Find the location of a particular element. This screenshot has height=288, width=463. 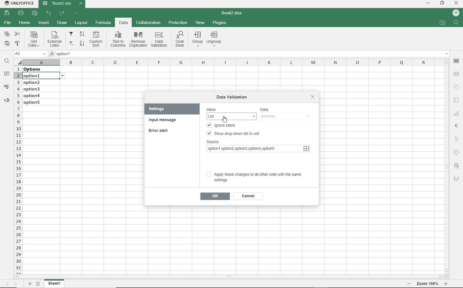

DOCUMENT NAME is located at coordinates (63, 3).